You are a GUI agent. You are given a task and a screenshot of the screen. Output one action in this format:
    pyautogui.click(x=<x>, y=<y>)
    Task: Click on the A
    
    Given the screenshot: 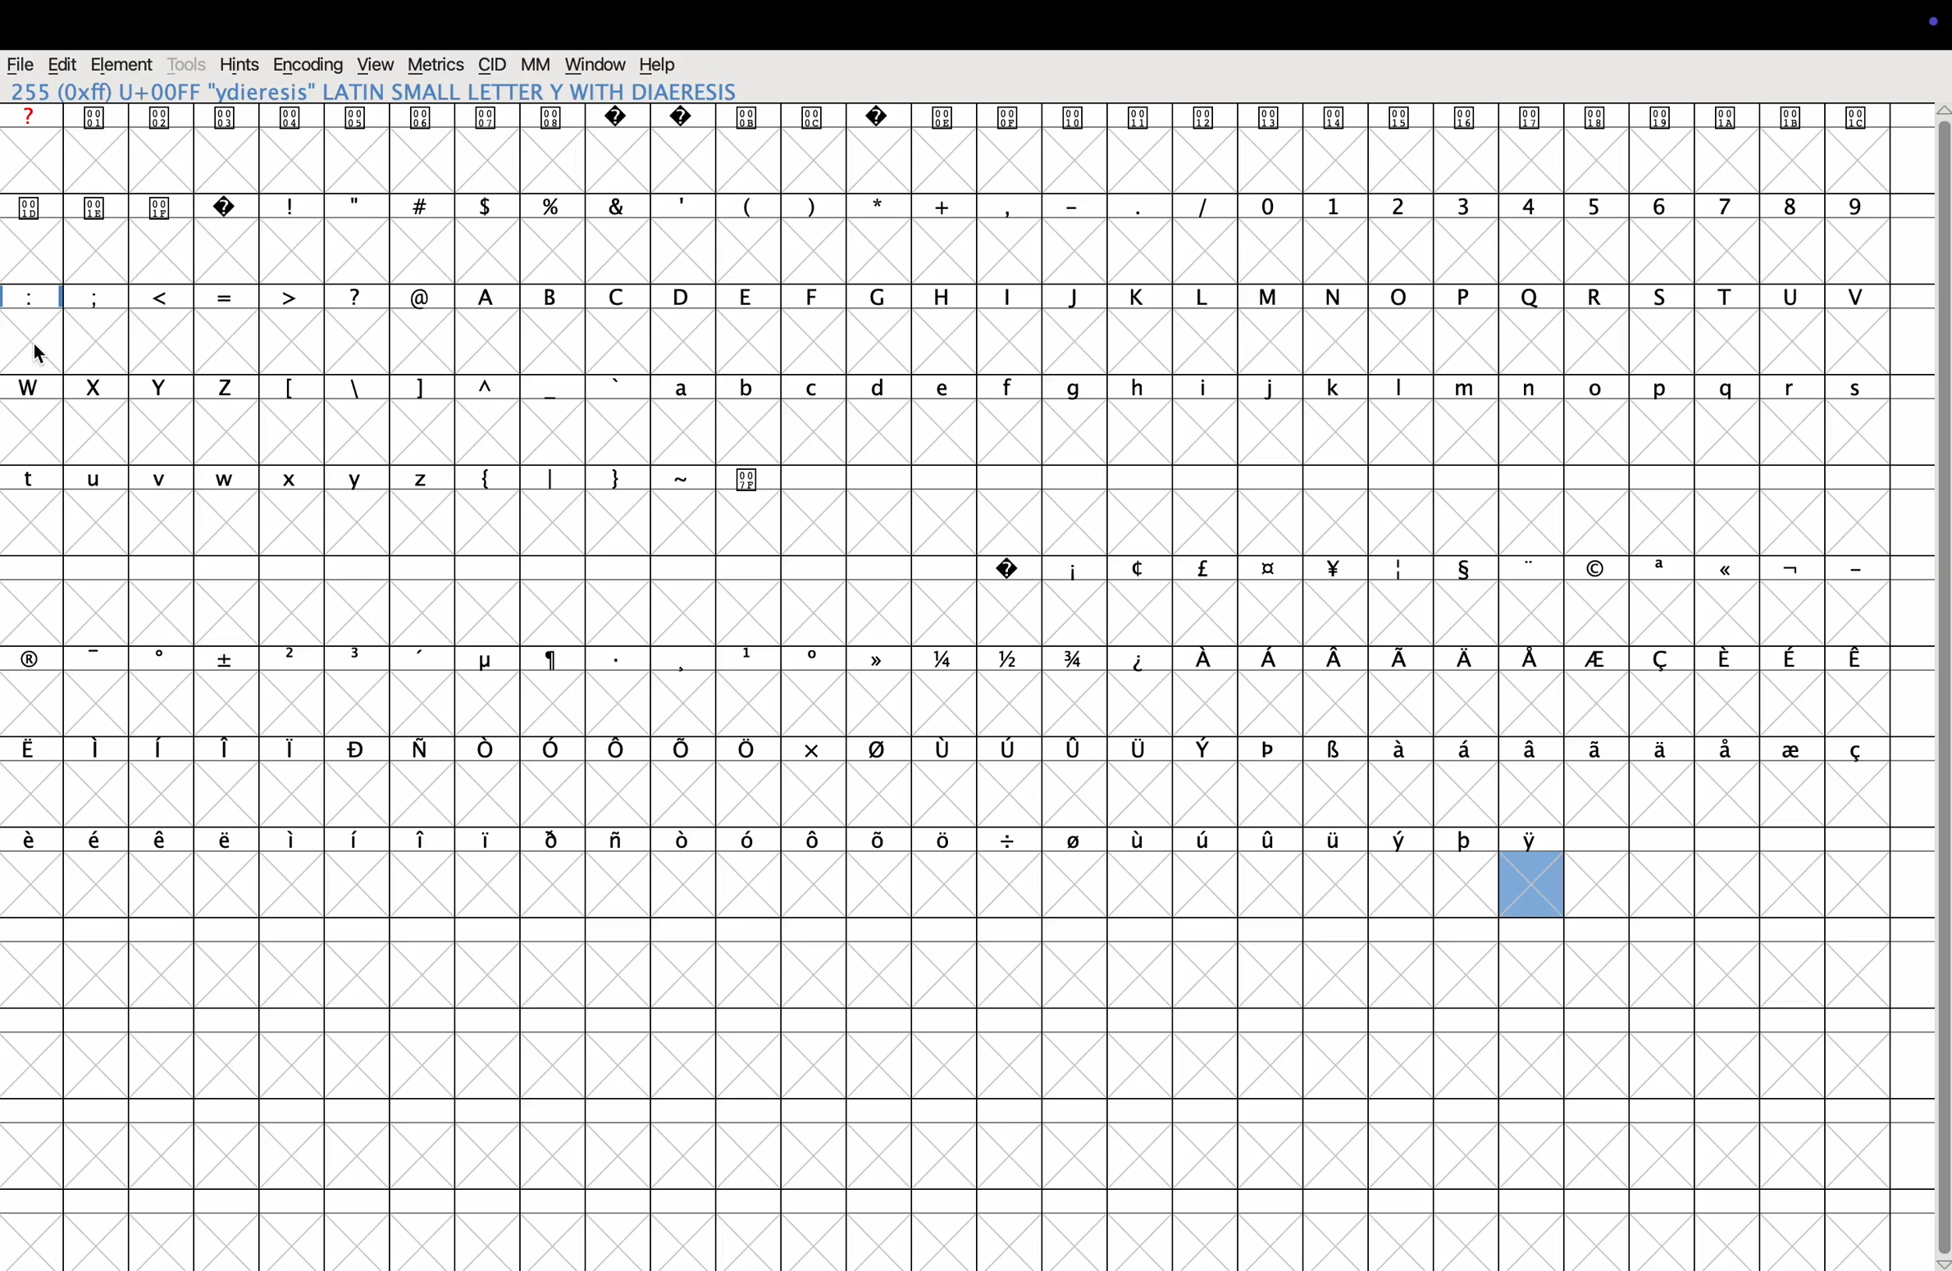 What is the action you would take?
    pyautogui.click(x=486, y=326)
    